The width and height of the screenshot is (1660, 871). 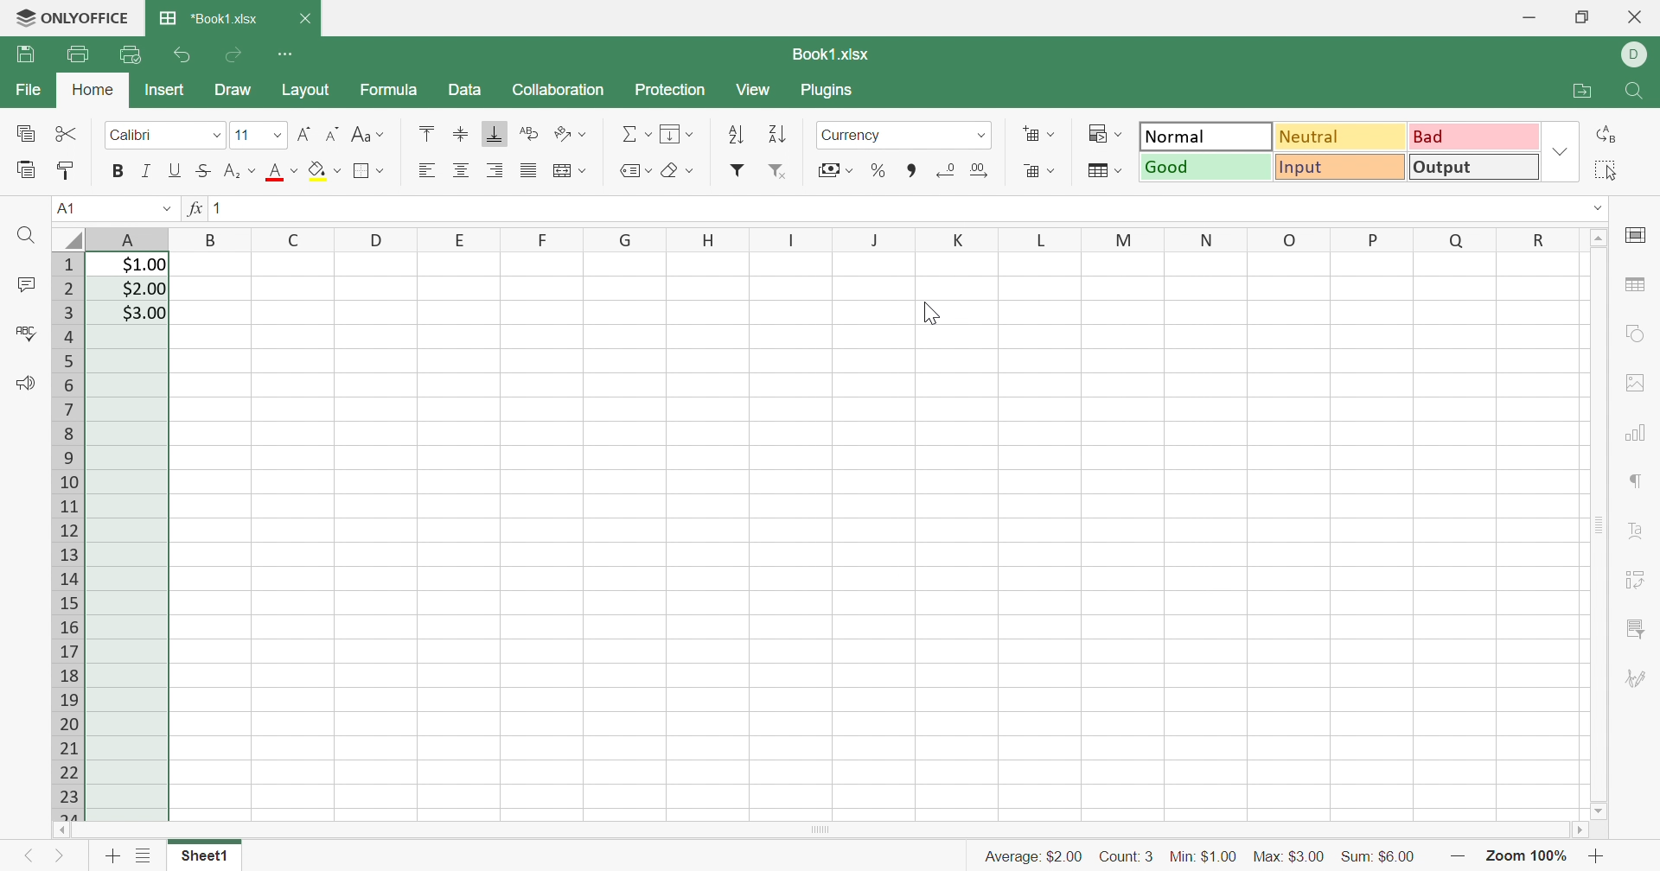 What do you see at coordinates (633, 170) in the screenshot?
I see `Named ranges` at bounding box center [633, 170].